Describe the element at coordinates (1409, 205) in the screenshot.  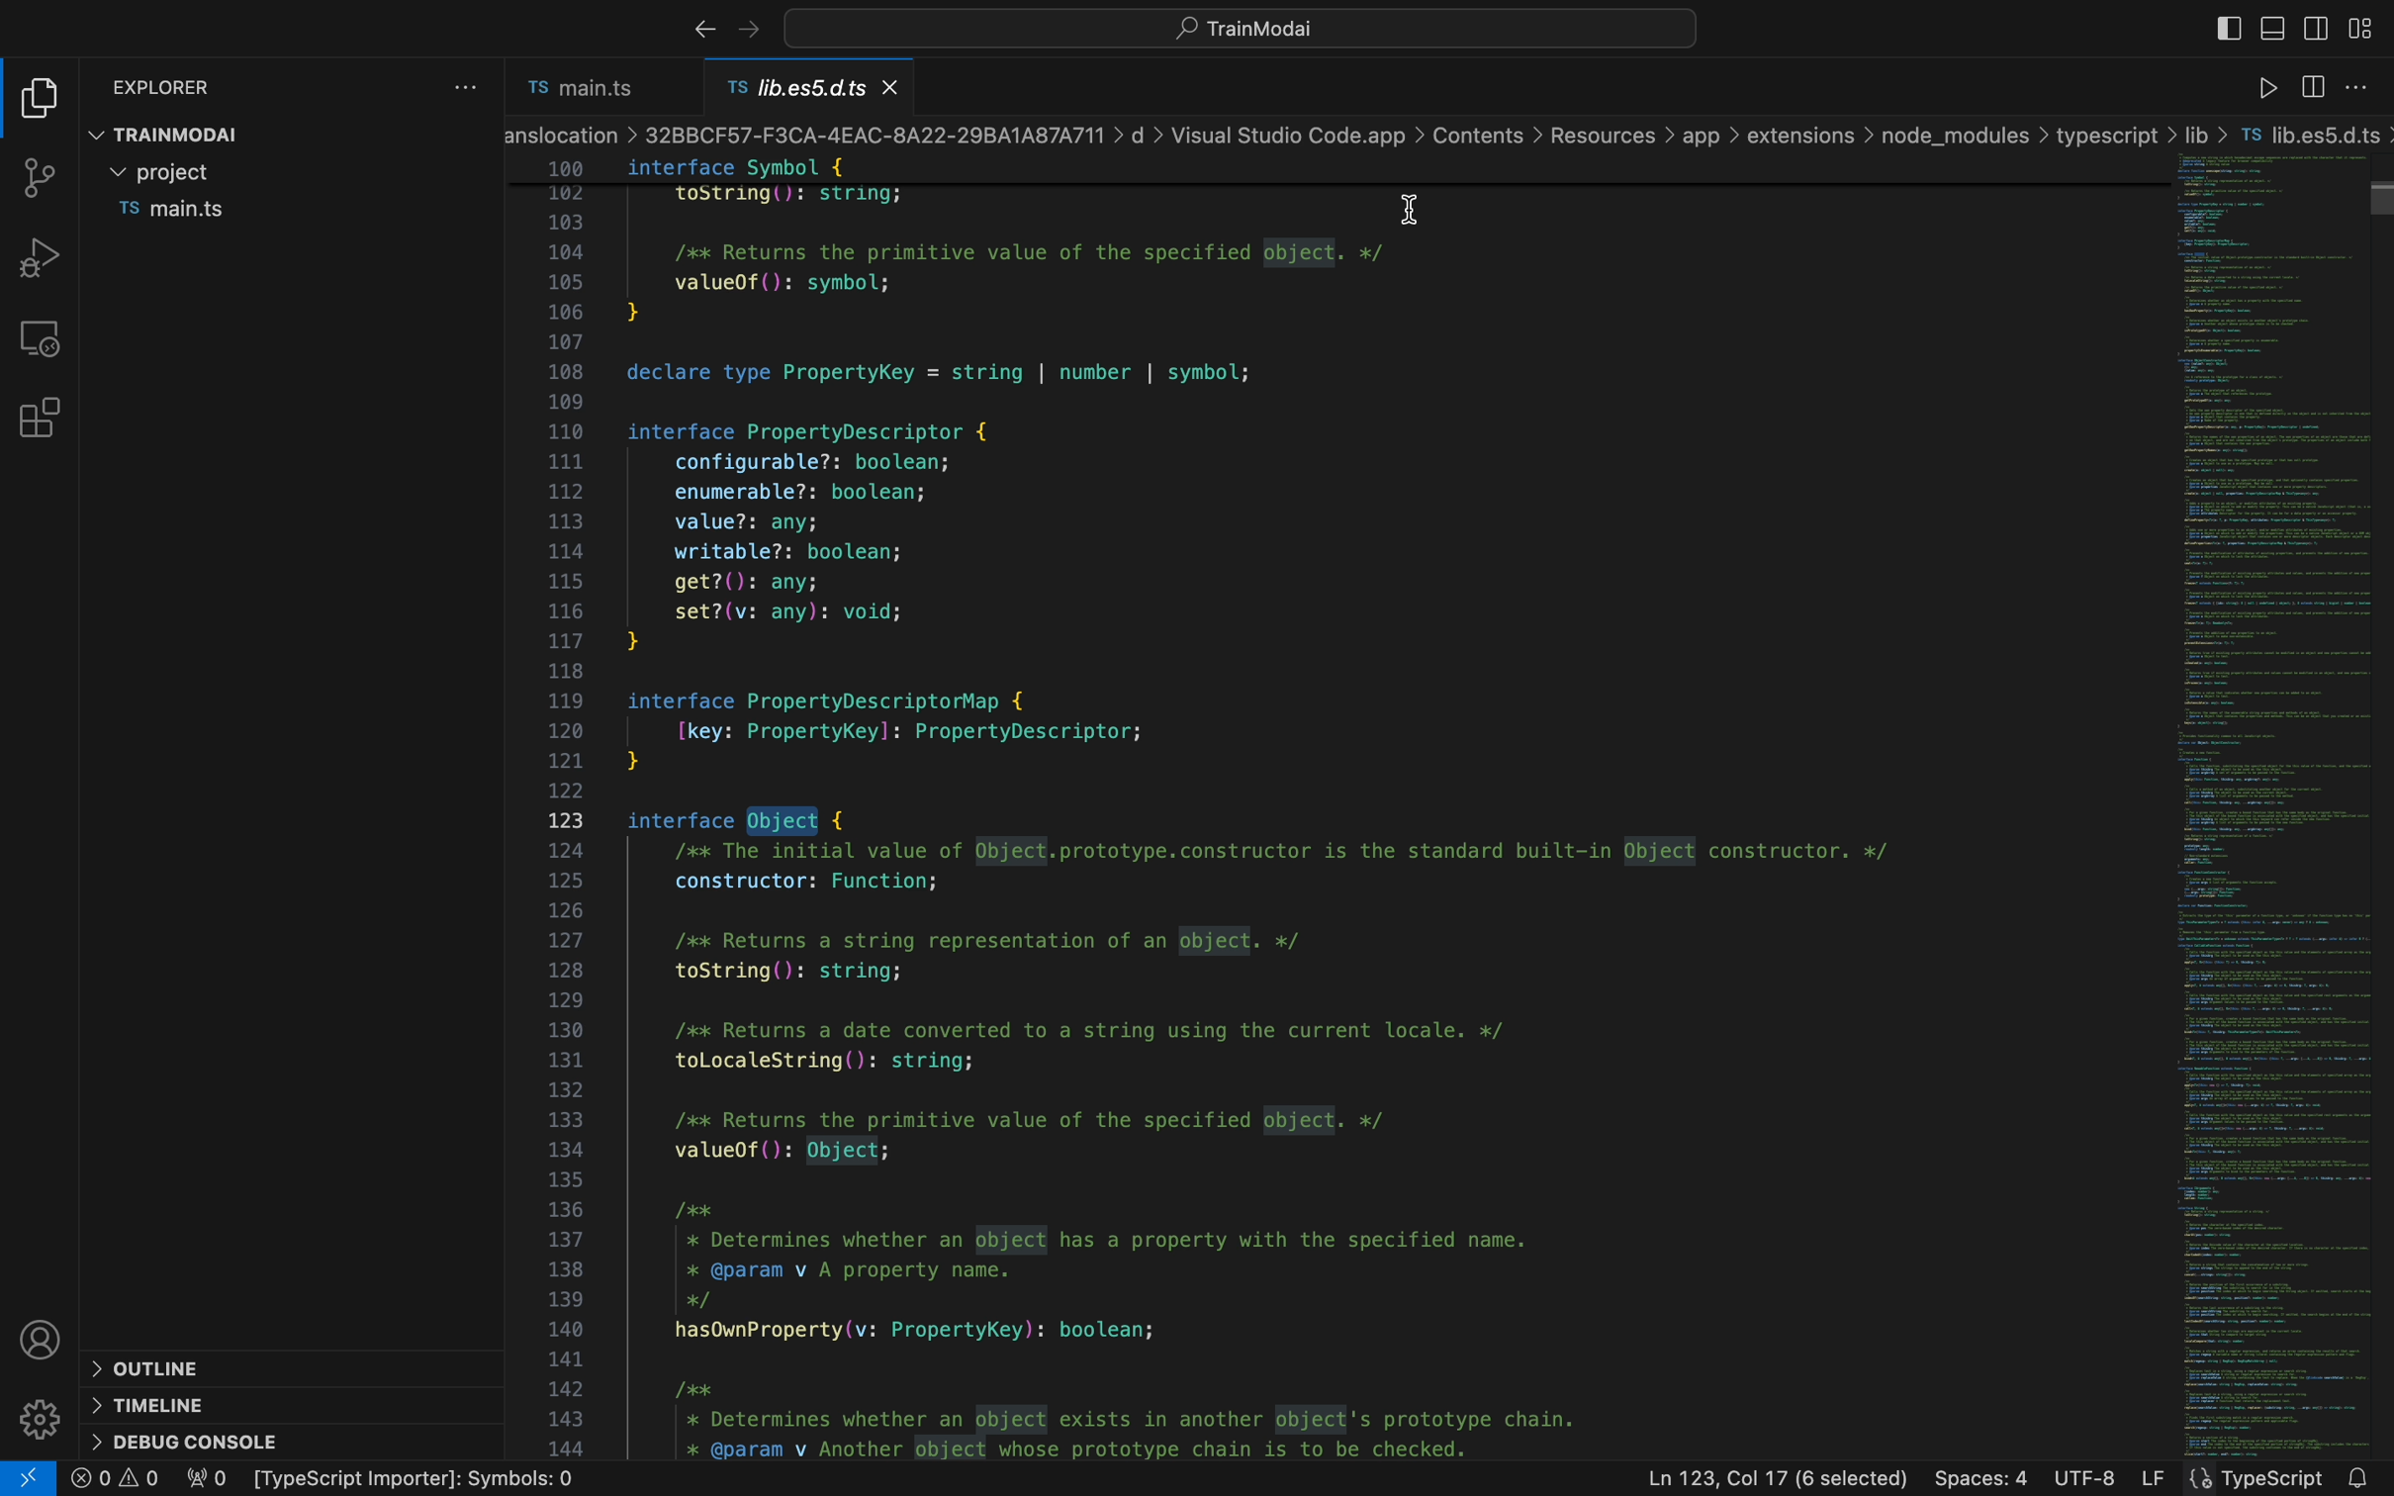
I see `cursor` at that location.